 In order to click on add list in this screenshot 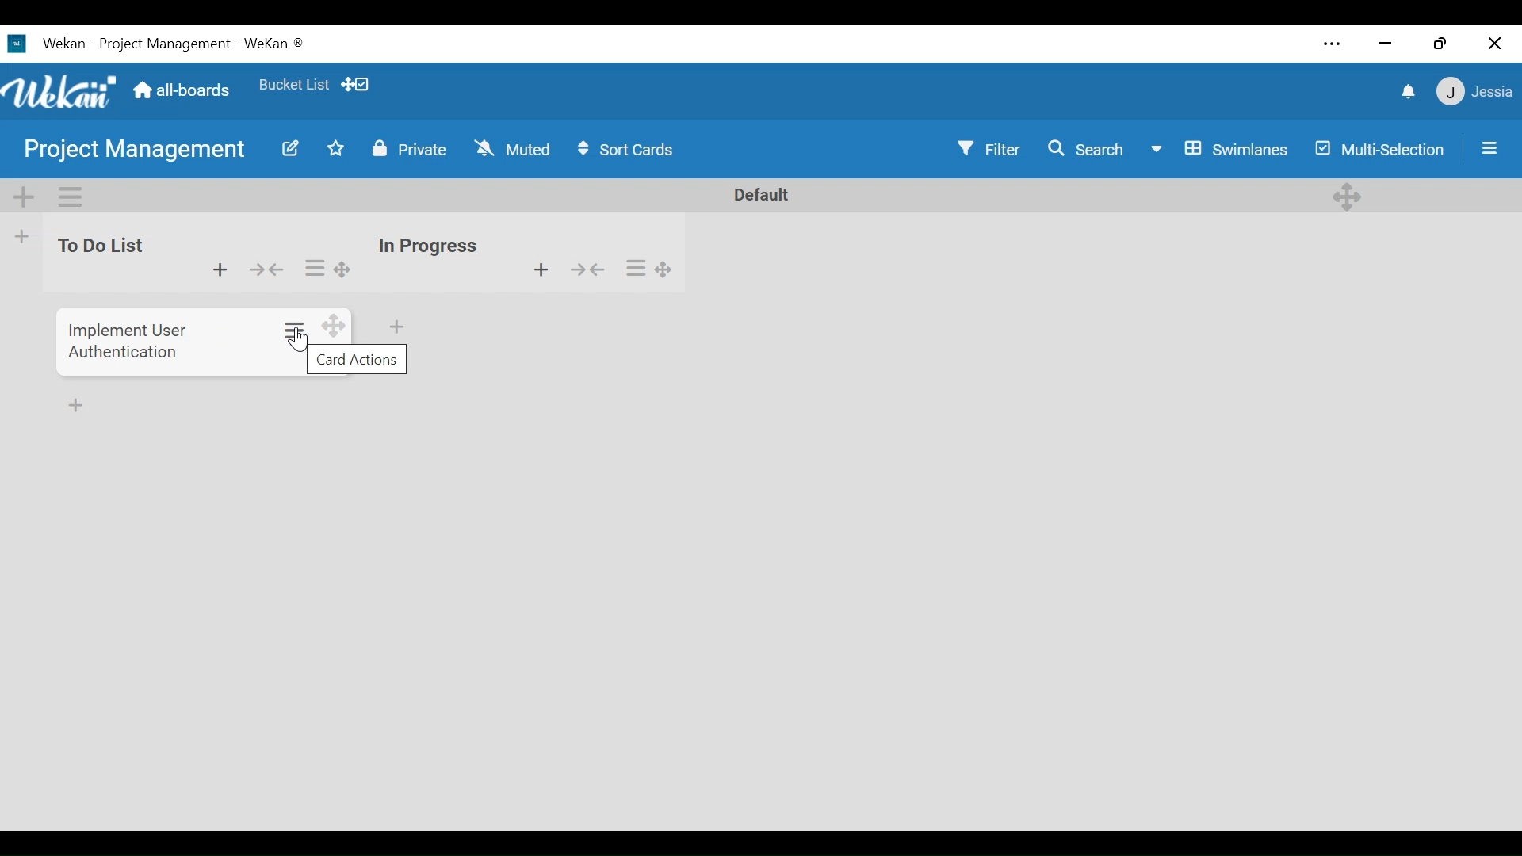, I will do `click(22, 239)`.